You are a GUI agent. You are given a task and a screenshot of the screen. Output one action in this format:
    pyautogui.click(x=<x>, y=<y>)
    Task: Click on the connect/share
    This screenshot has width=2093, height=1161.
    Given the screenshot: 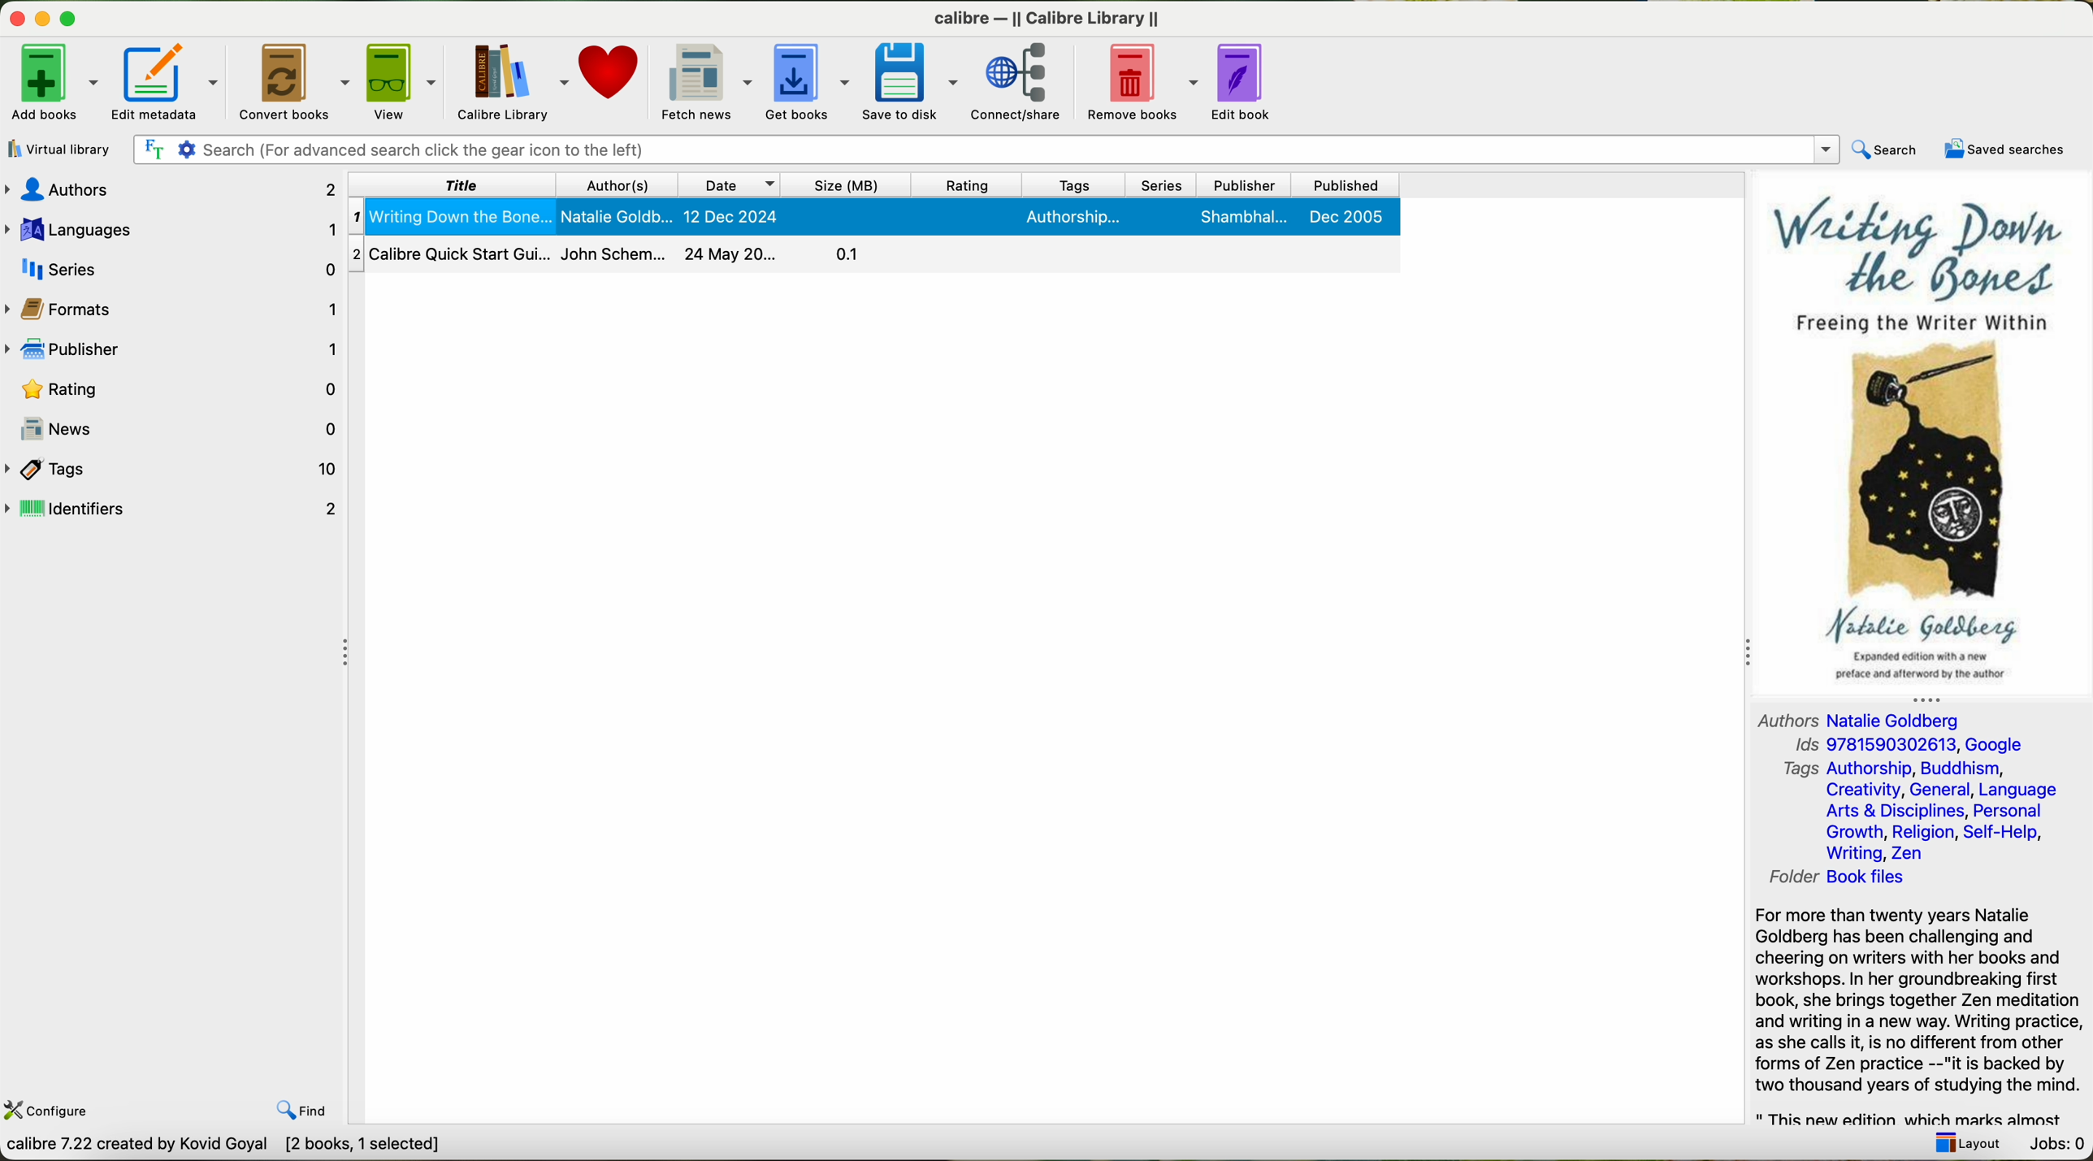 What is the action you would take?
    pyautogui.click(x=1015, y=84)
    